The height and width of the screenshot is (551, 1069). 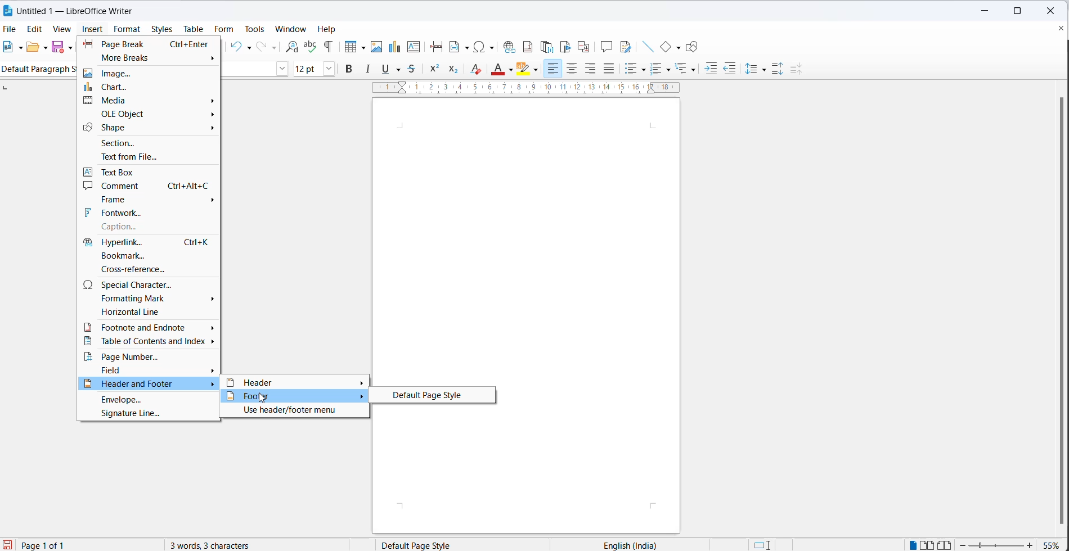 I want to click on insert cell, so click(x=348, y=47).